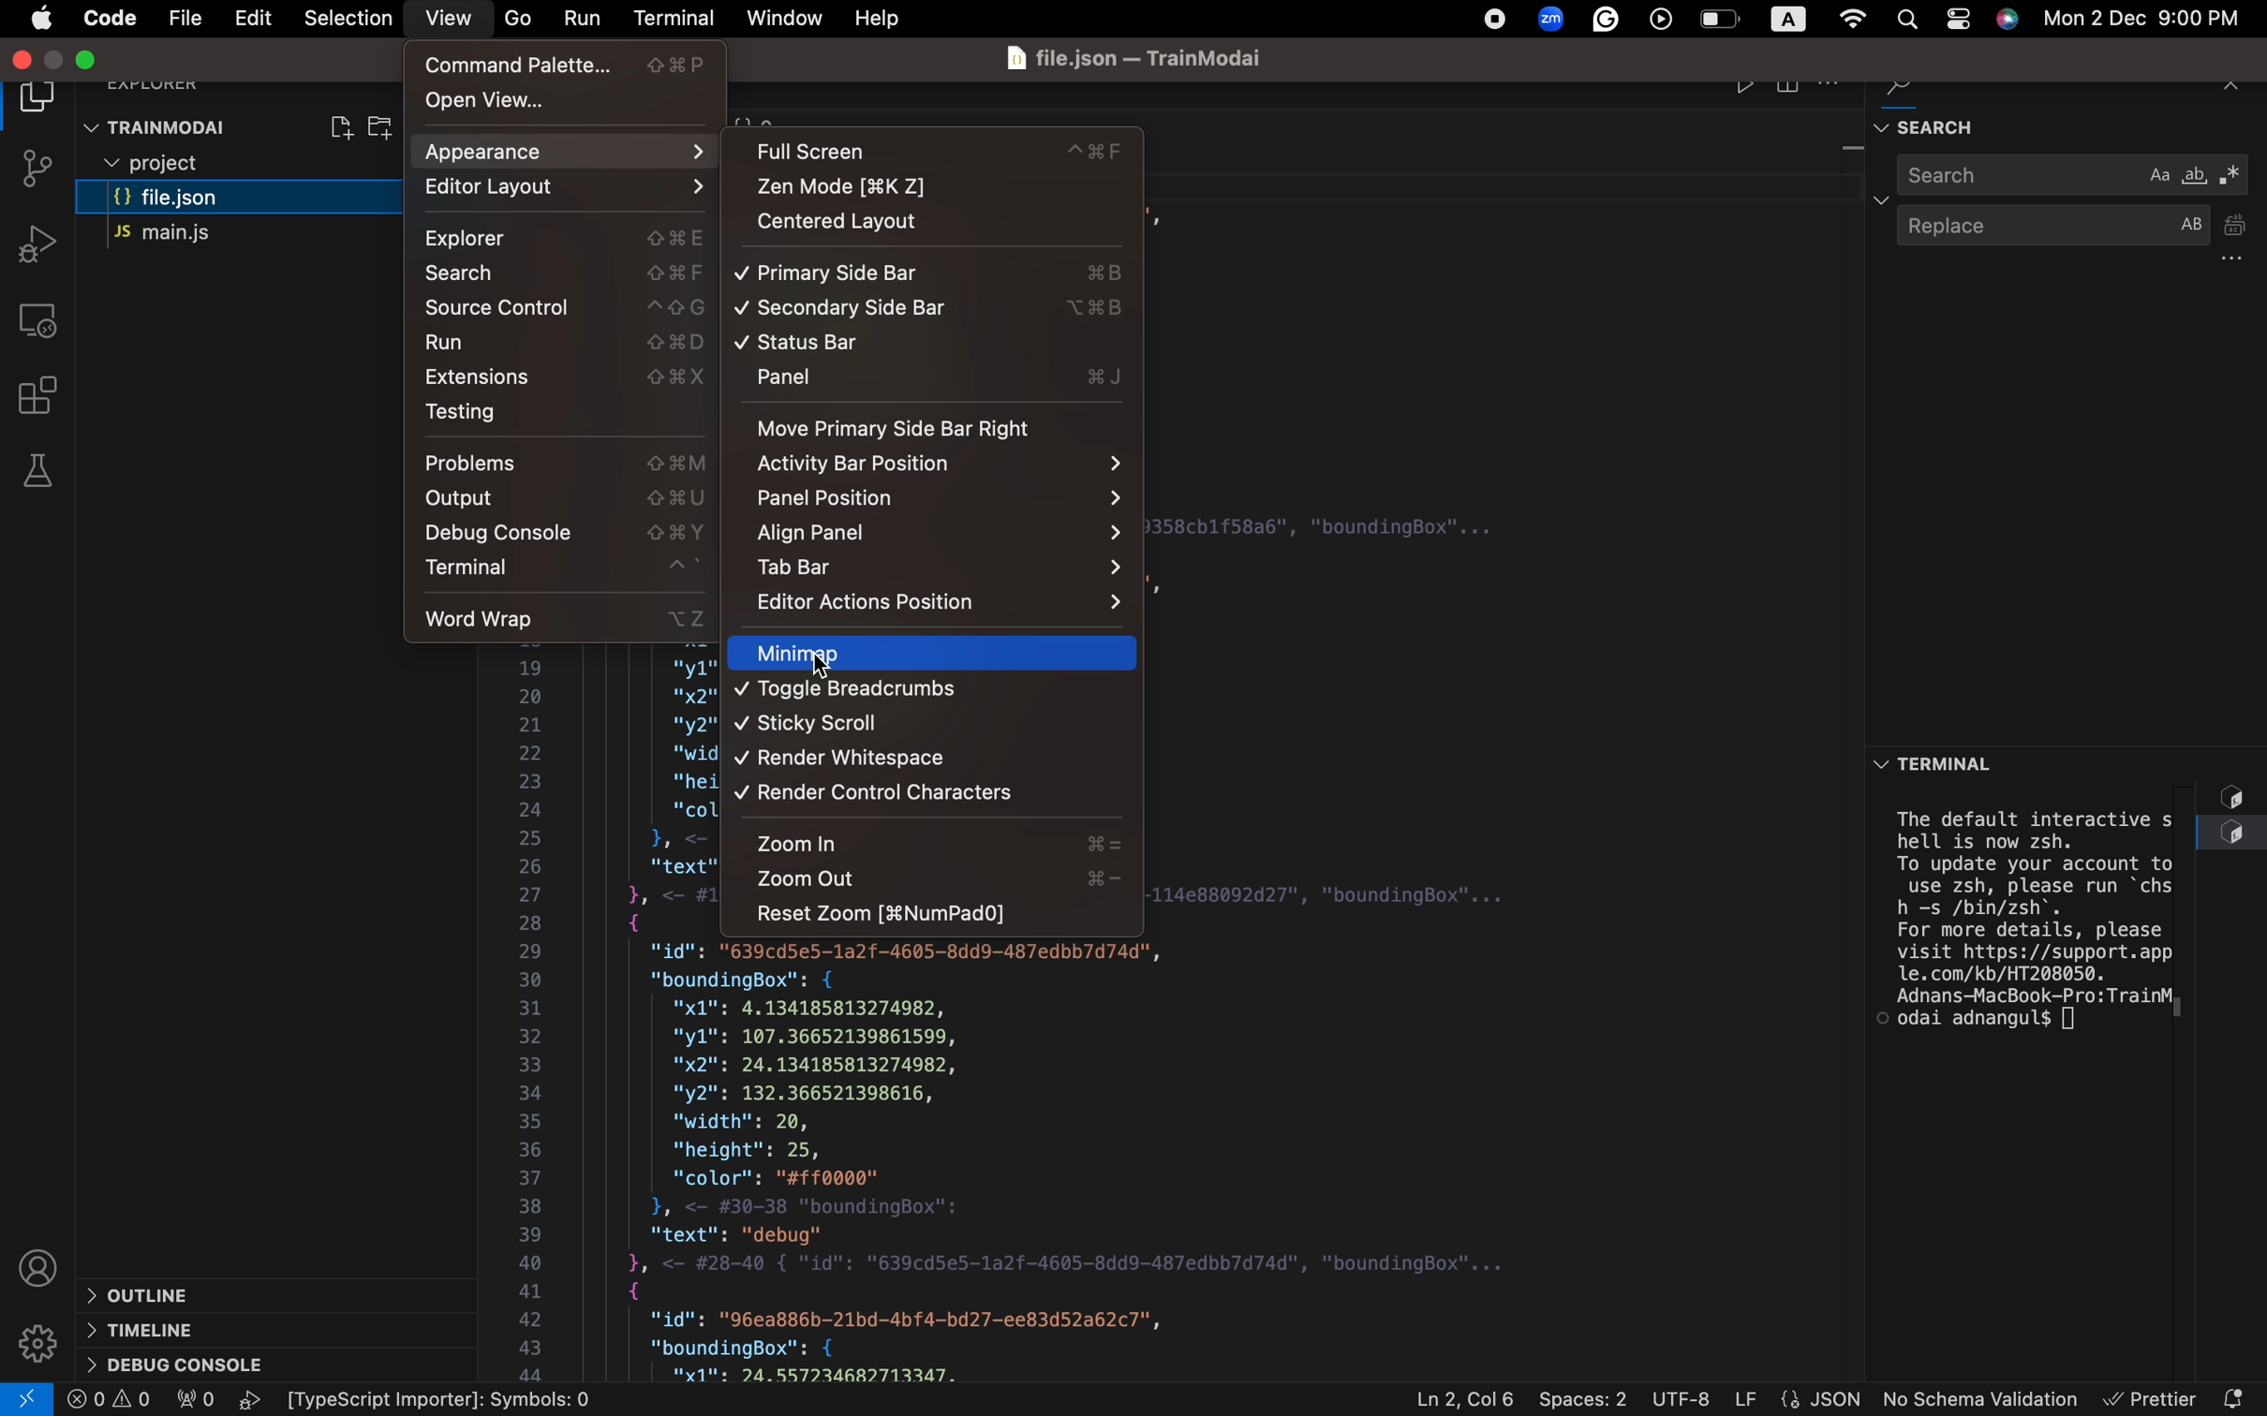 The image size is (2267, 1416). What do you see at coordinates (564, 571) in the screenshot?
I see `terminal` at bounding box center [564, 571].